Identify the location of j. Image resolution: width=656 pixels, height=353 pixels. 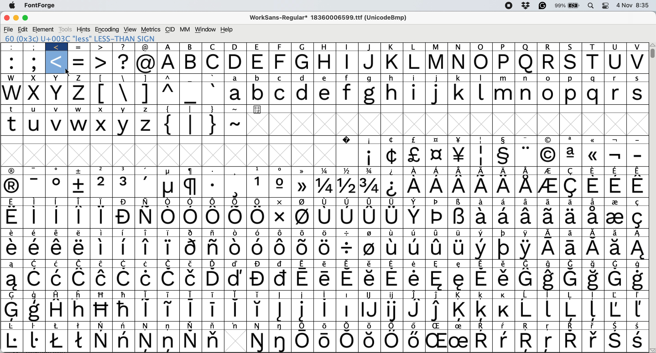
(438, 78).